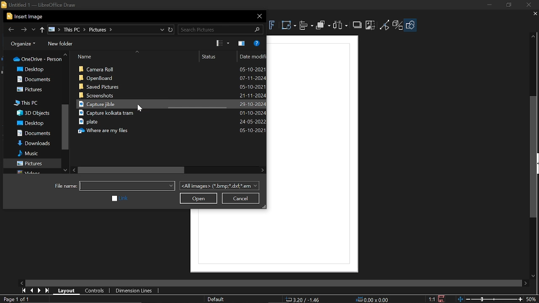 The image size is (539, 303). Describe the element at coordinates (66, 170) in the screenshot. I see `Move down in folders` at that location.